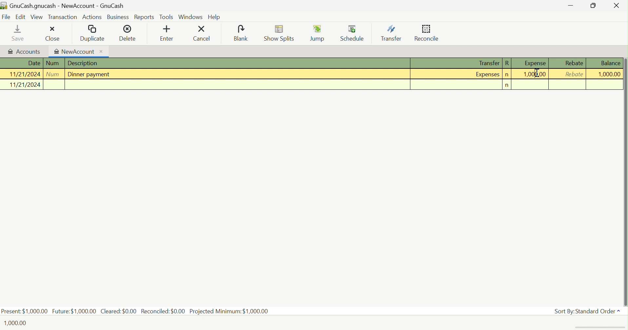  What do you see at coordinates (229, 311) in the screenshot?
I see `Projected Minimum: $1000,00` at bounding box center [229, 311].